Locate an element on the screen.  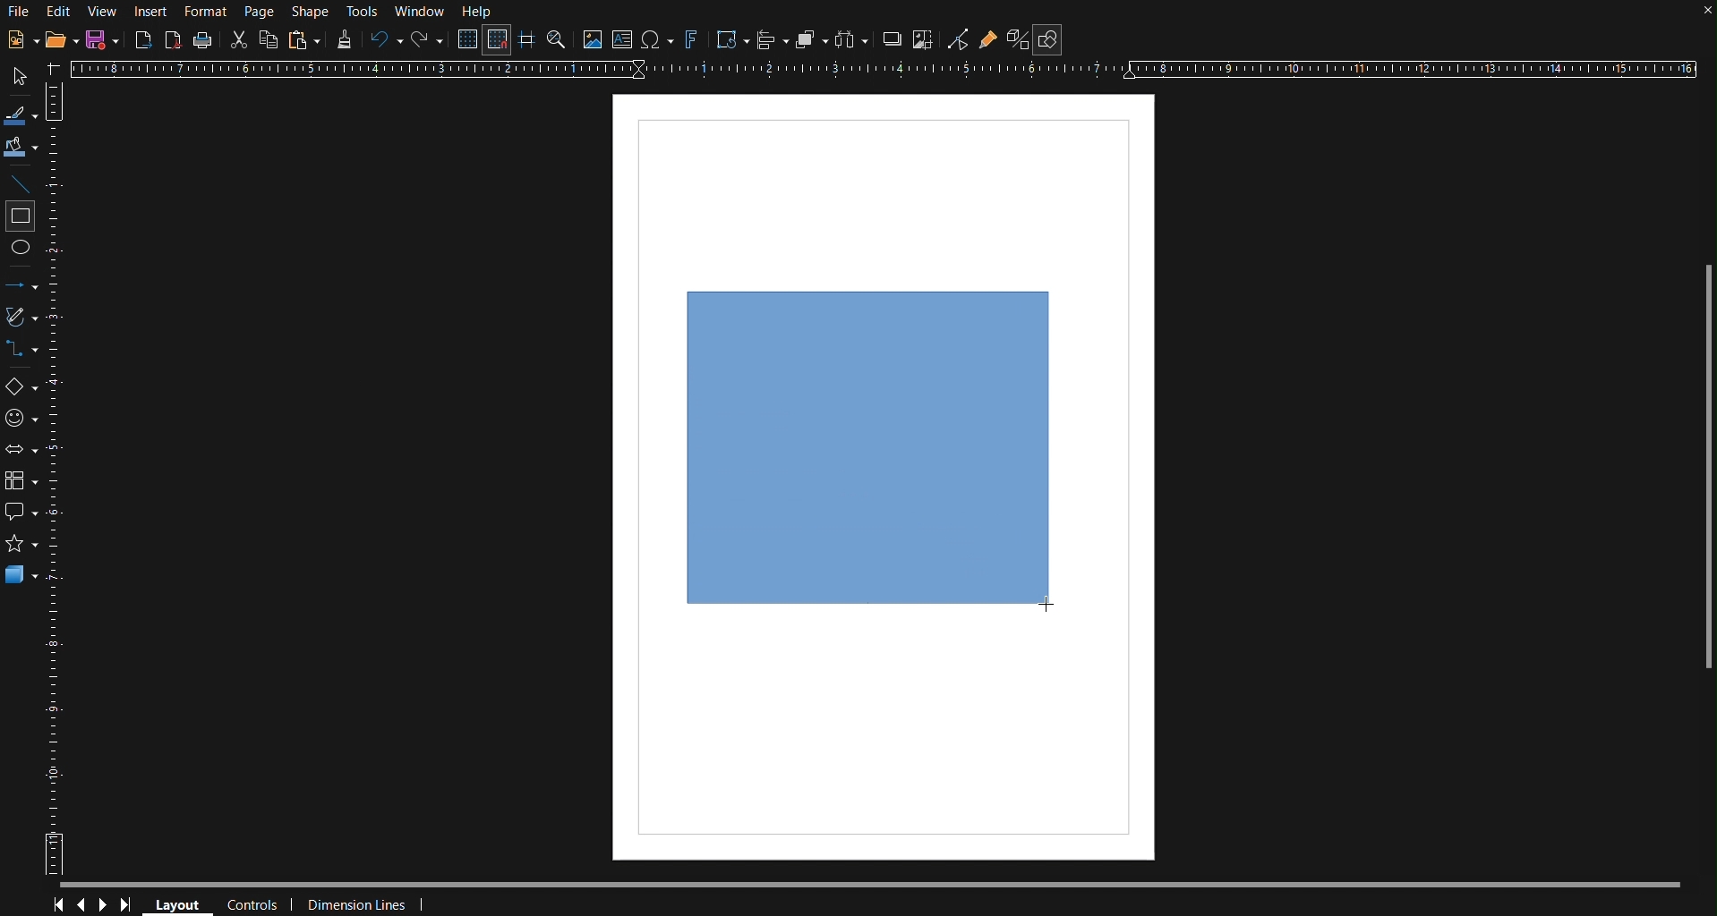
Ruler Vertical is located at coordinates (56, 477).